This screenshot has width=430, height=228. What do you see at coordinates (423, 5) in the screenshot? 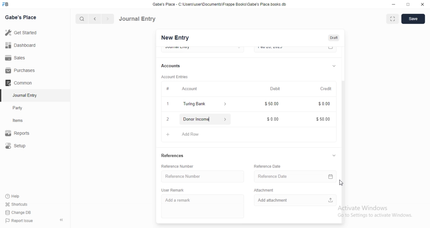
I see `close` at bounding box center [423, 5].